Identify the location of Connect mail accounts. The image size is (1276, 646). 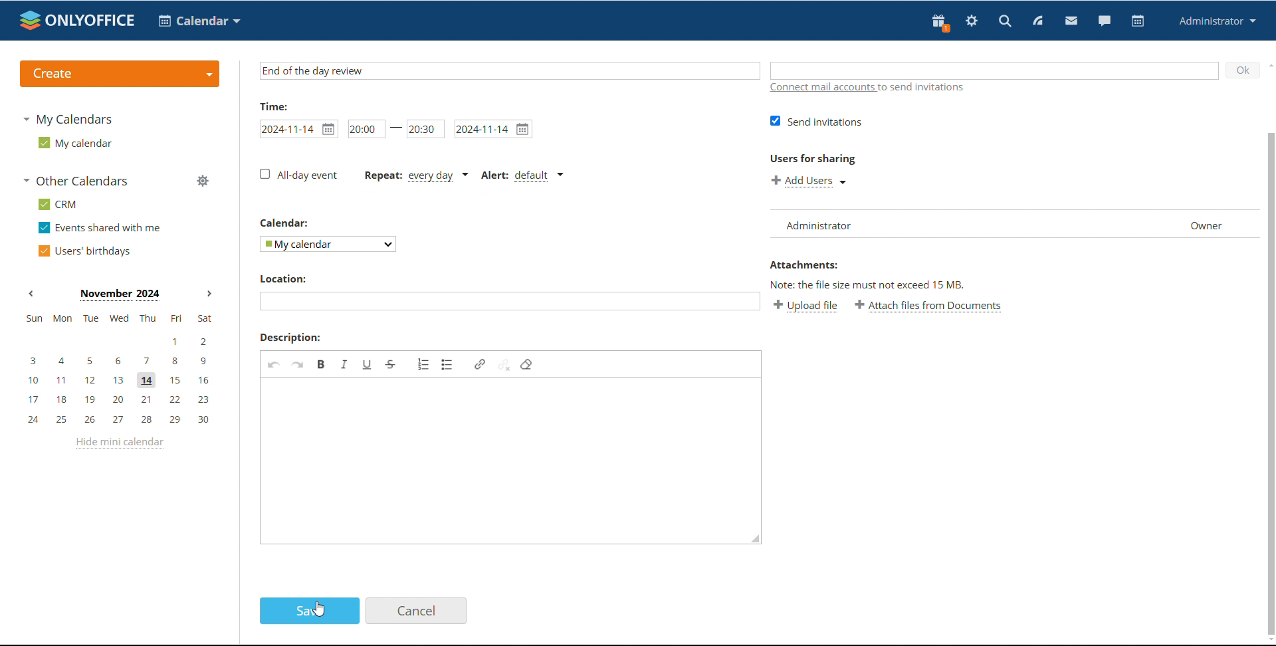
(889, 90).